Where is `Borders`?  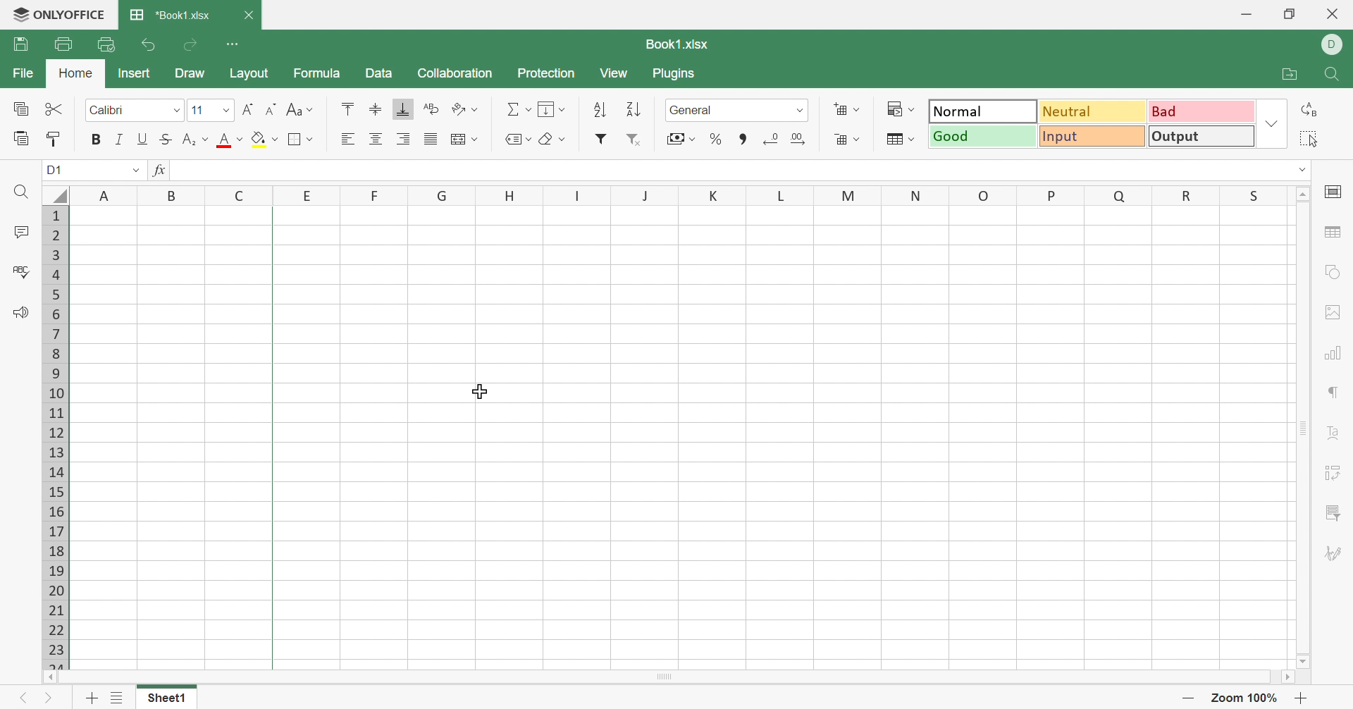
Borders is located at coordinates (295, 140).